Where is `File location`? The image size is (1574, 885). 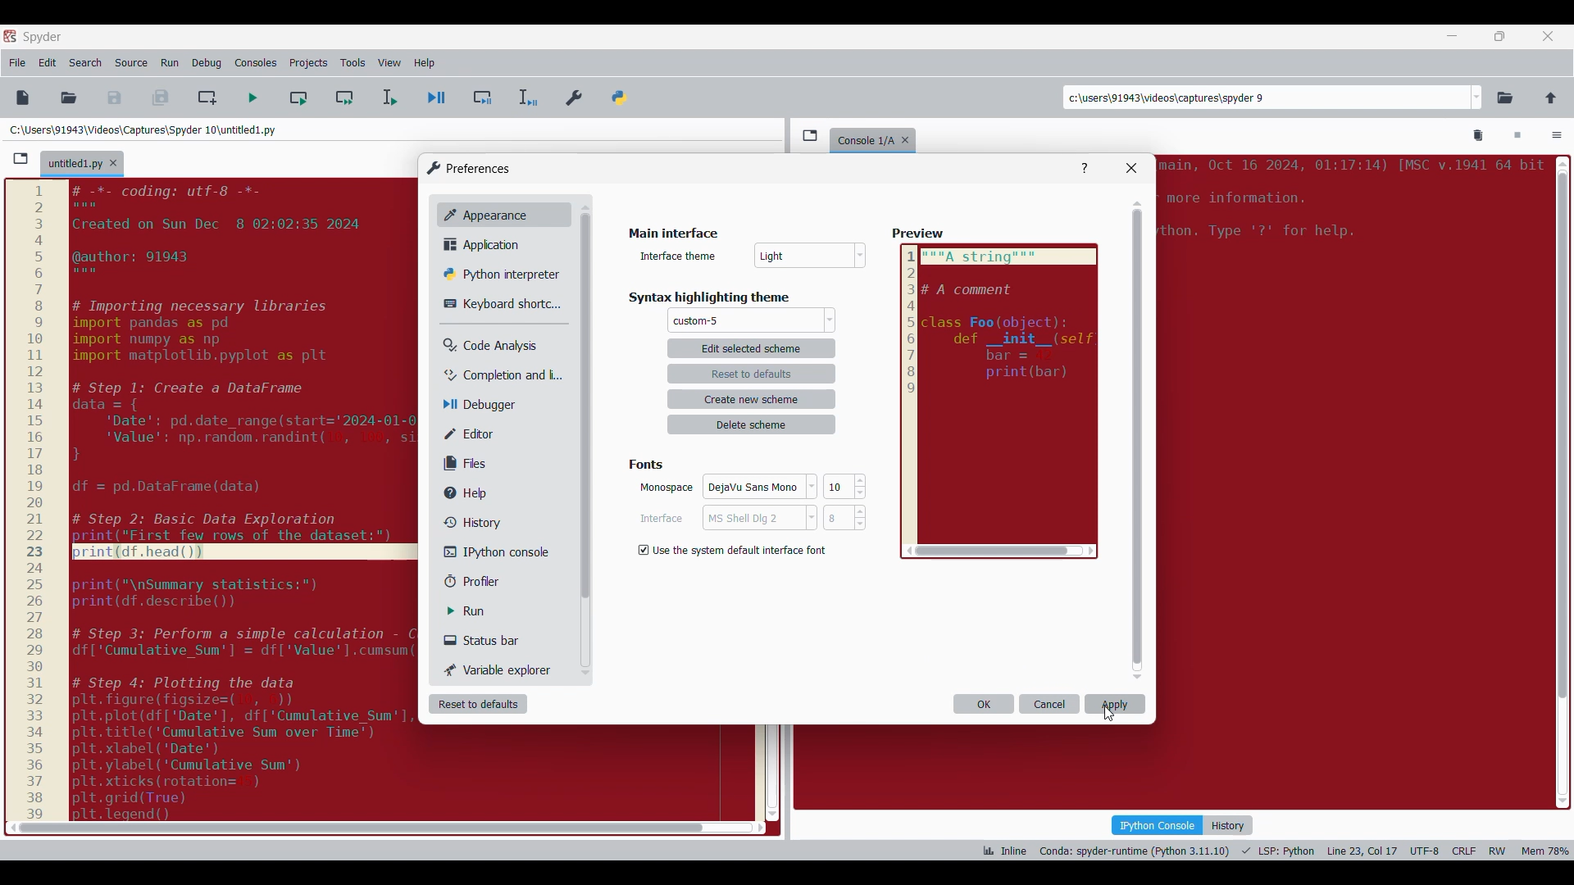 File location is located at coordinates (143, 129).